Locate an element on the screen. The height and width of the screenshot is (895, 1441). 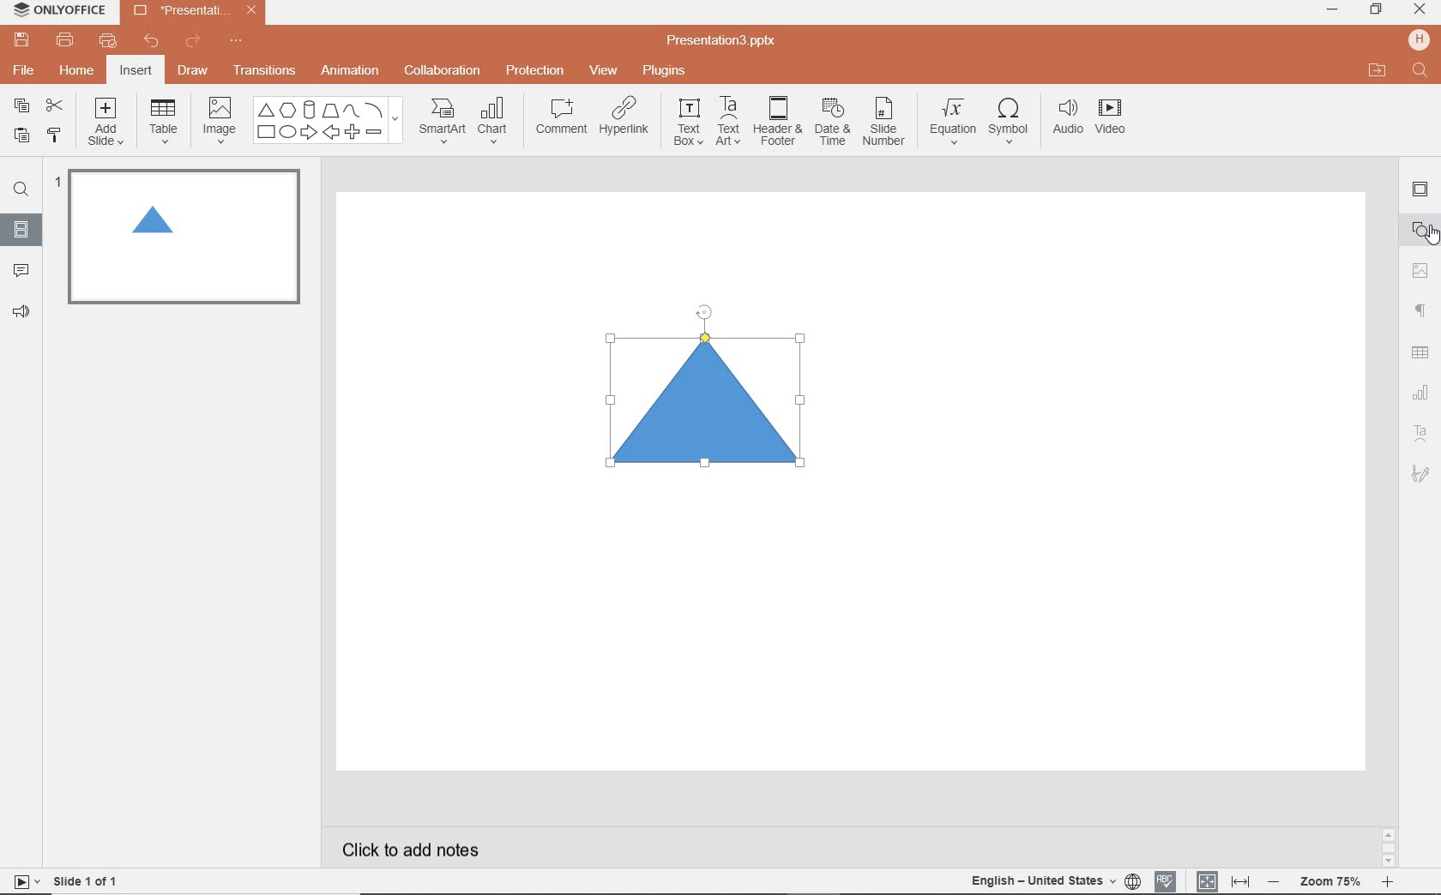
PRINT is located at coordinates (64, 41).